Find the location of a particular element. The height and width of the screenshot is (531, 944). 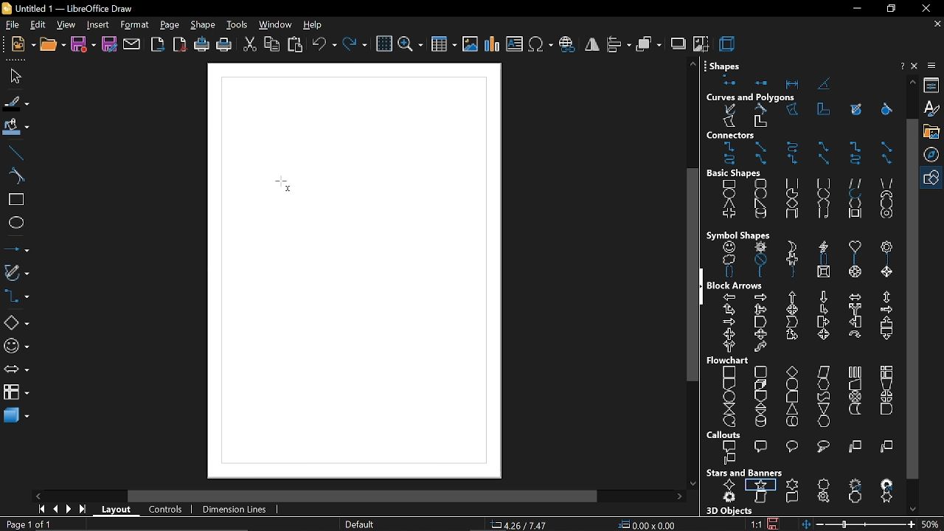

callouts is located at coordinates (725, 434).